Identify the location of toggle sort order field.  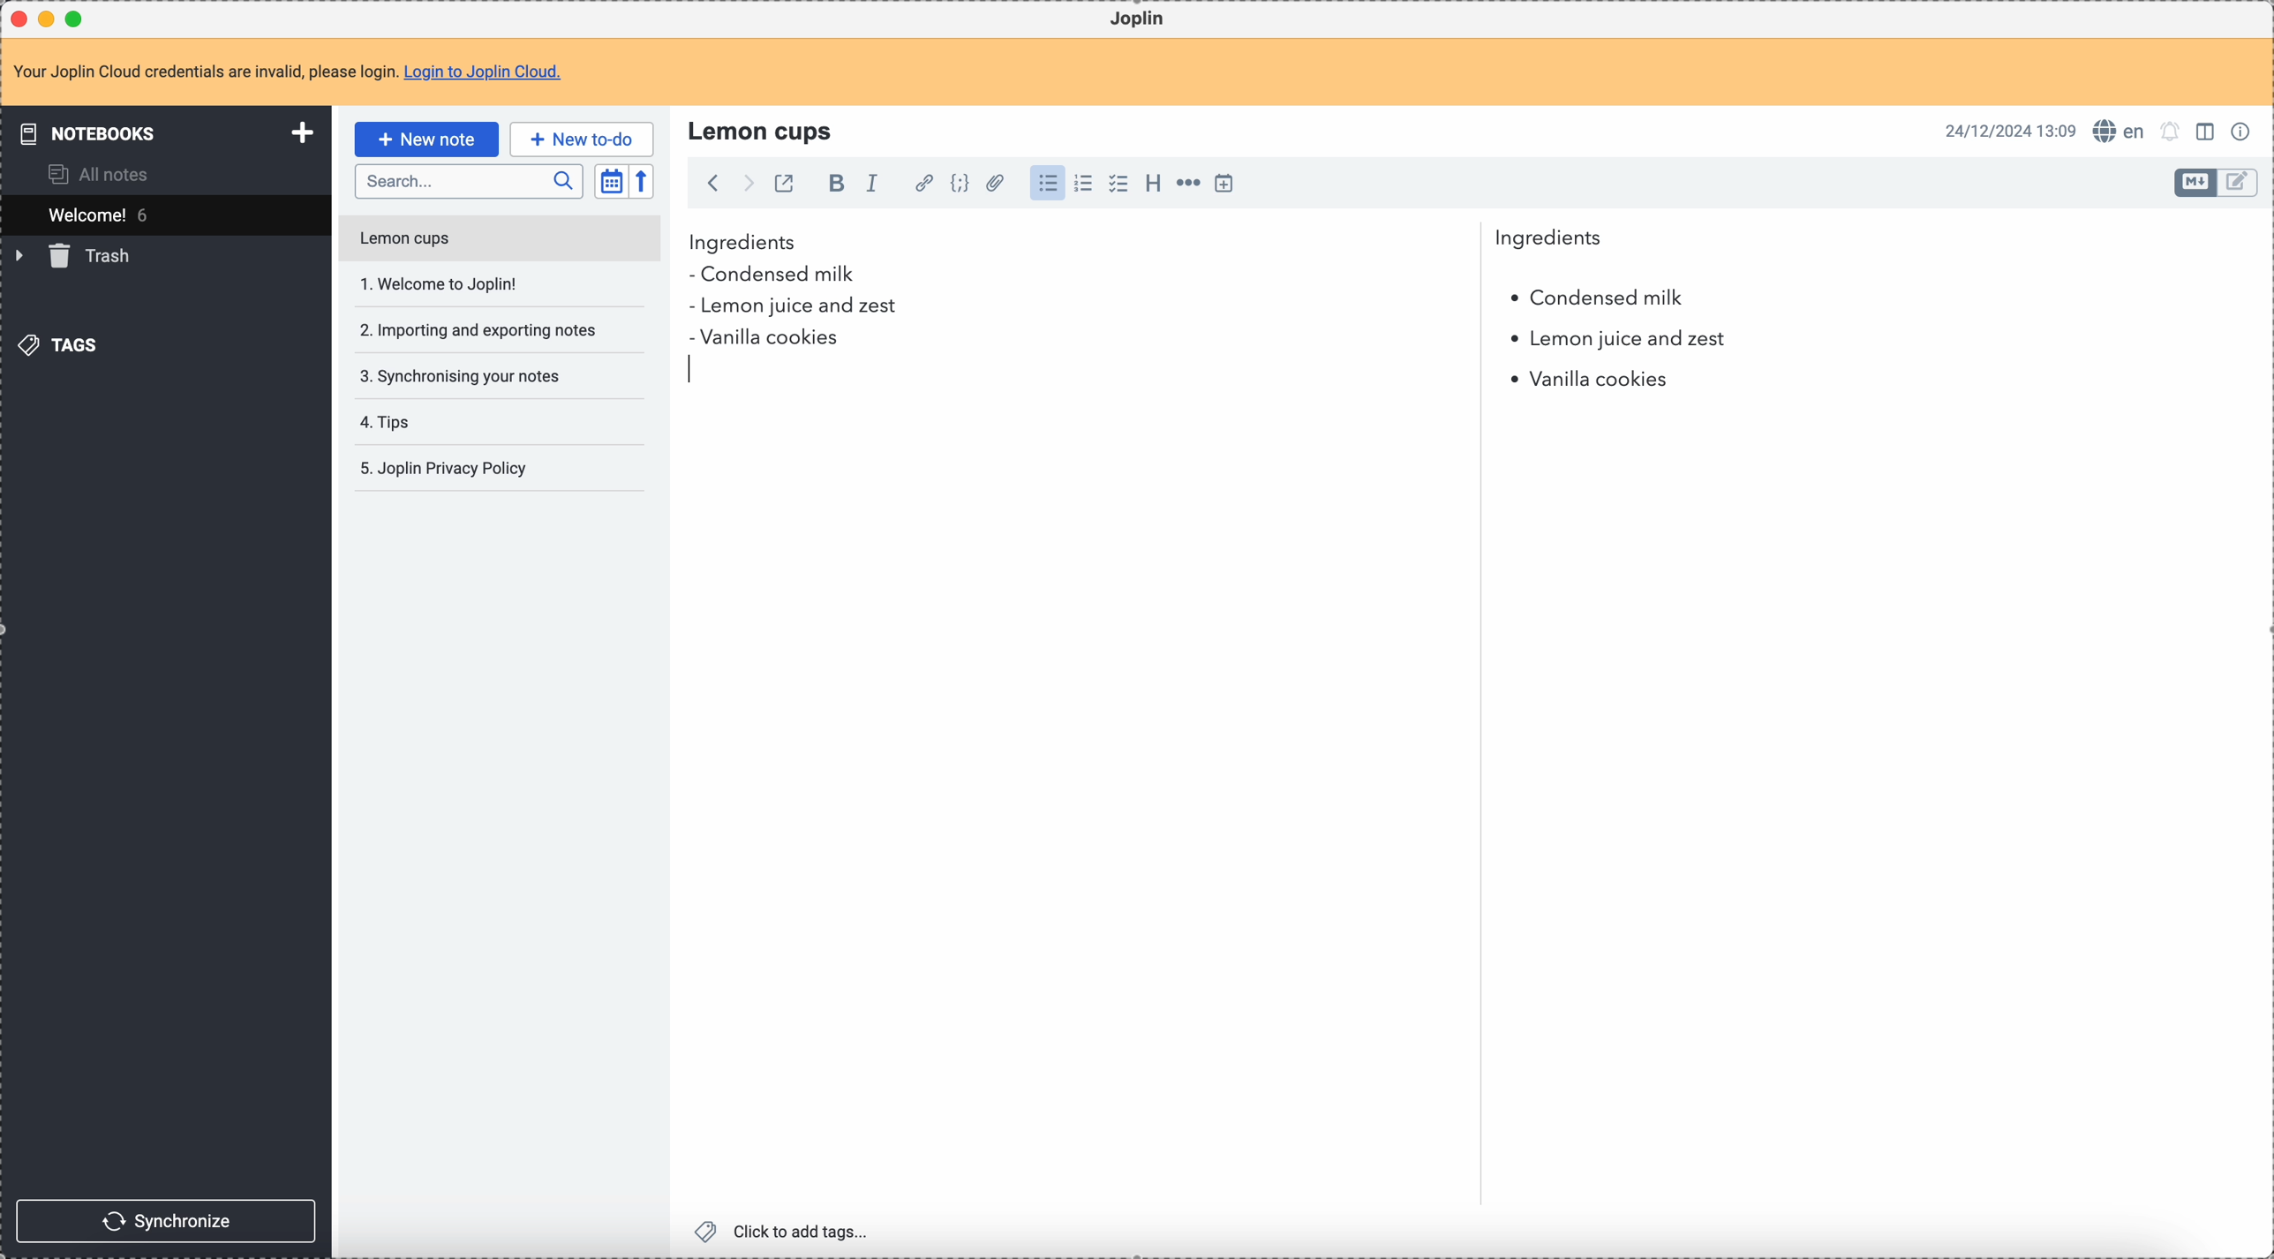
(611, 182).